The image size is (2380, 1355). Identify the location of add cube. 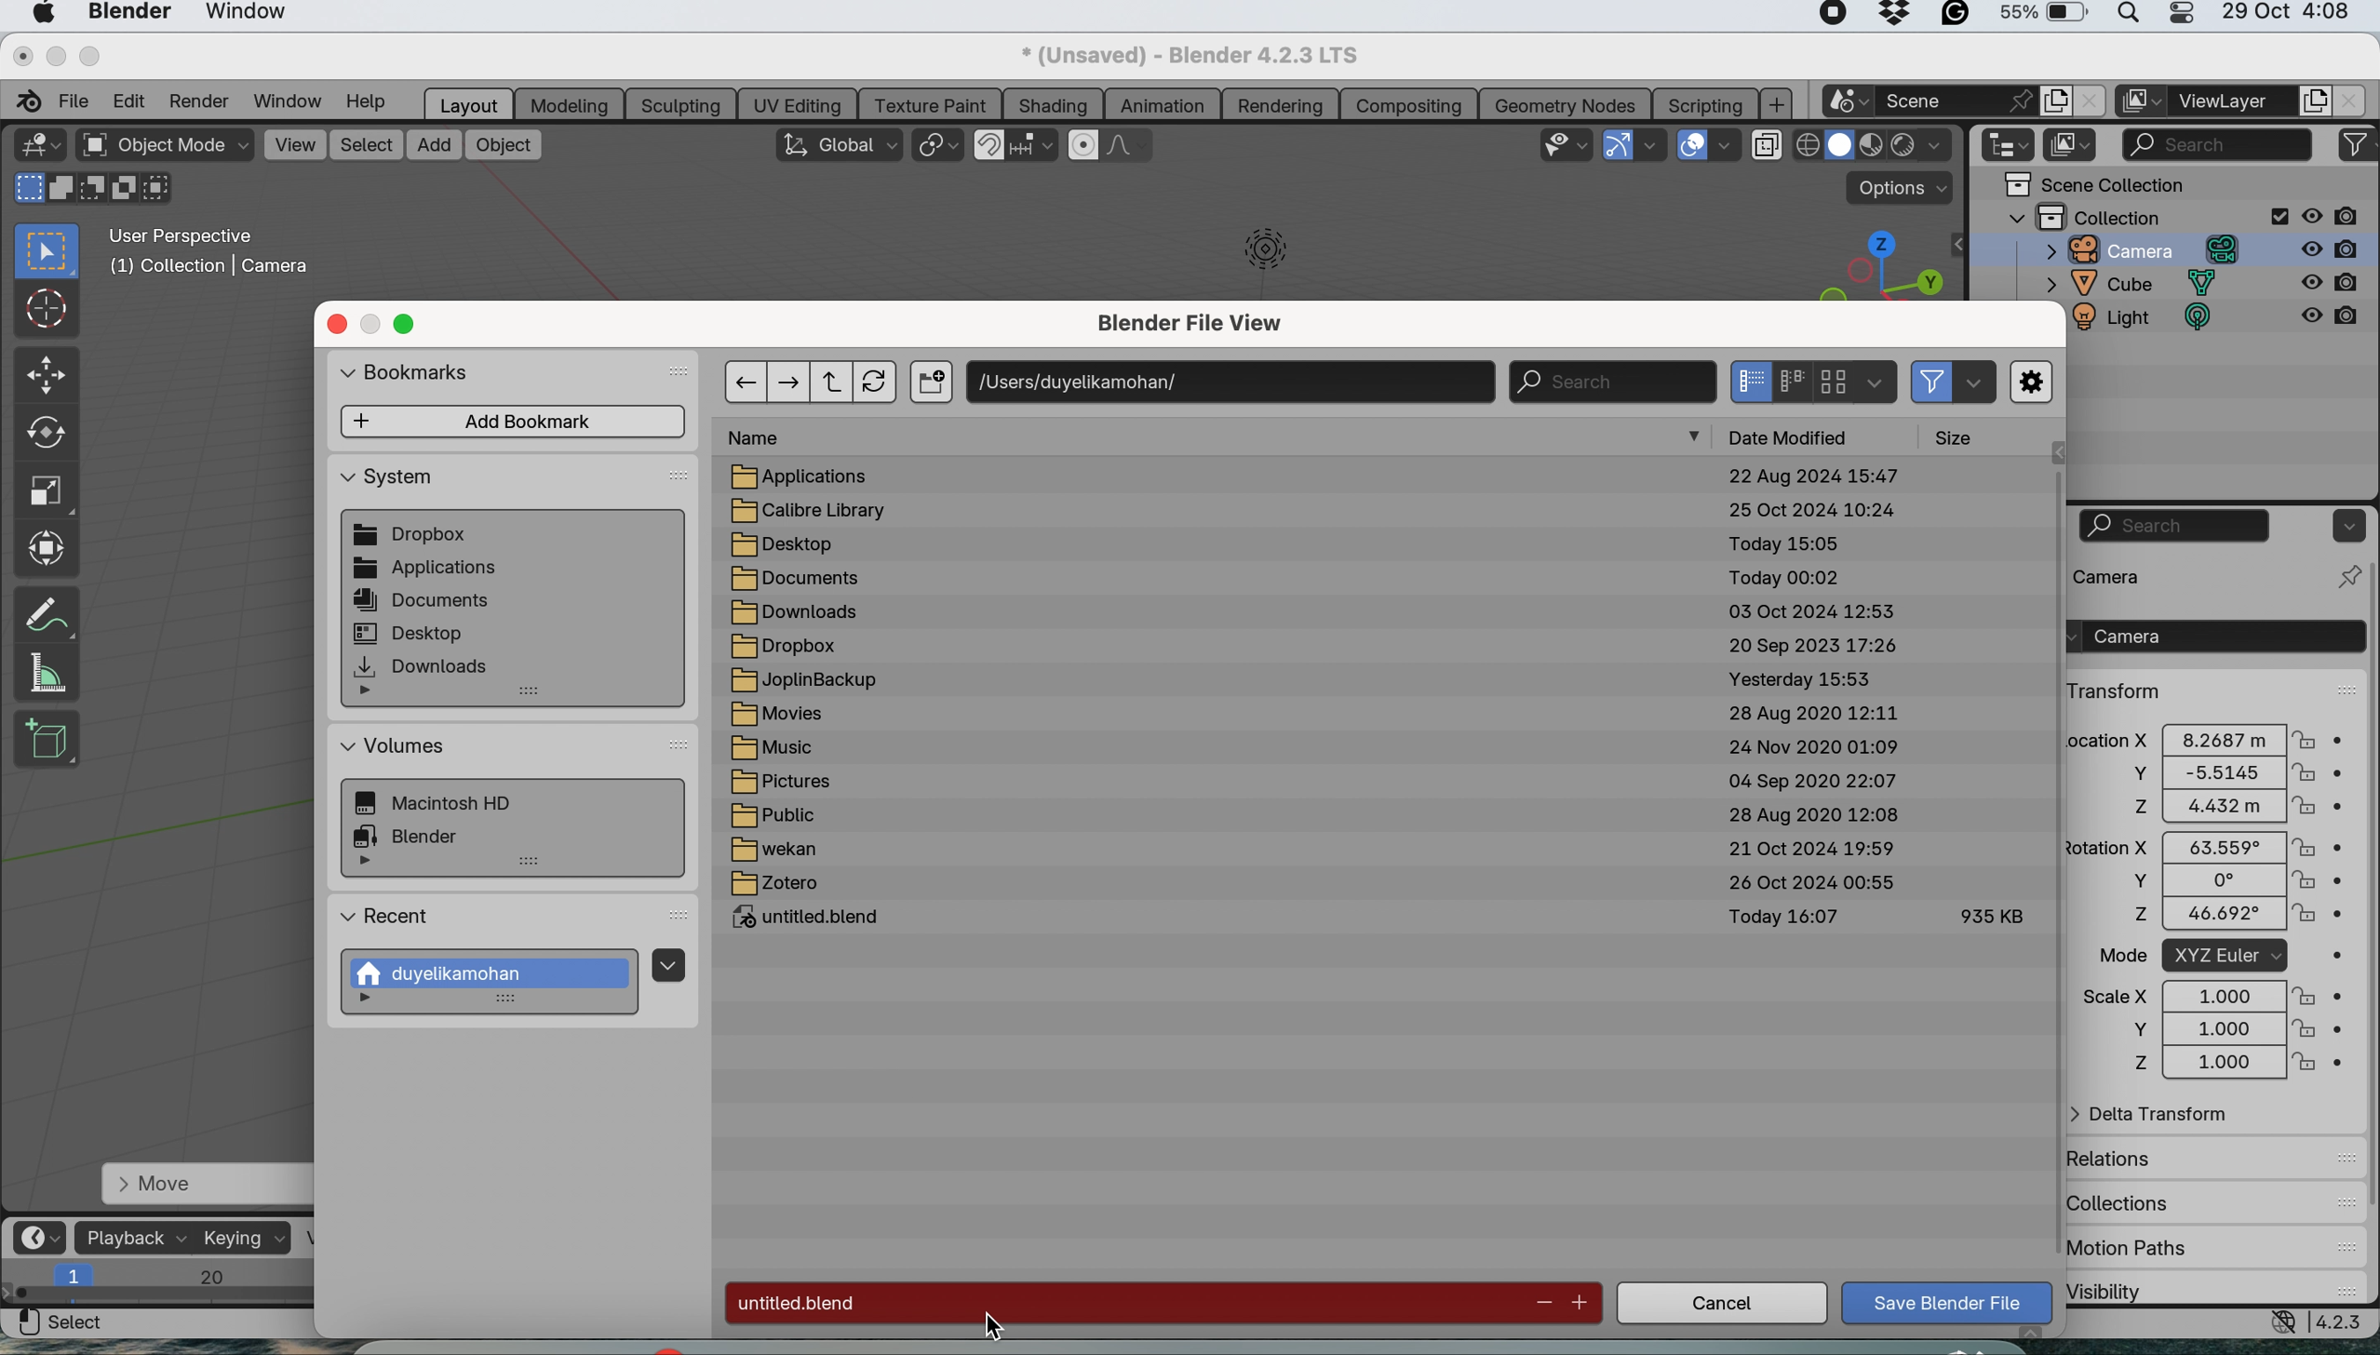
(48, 735).